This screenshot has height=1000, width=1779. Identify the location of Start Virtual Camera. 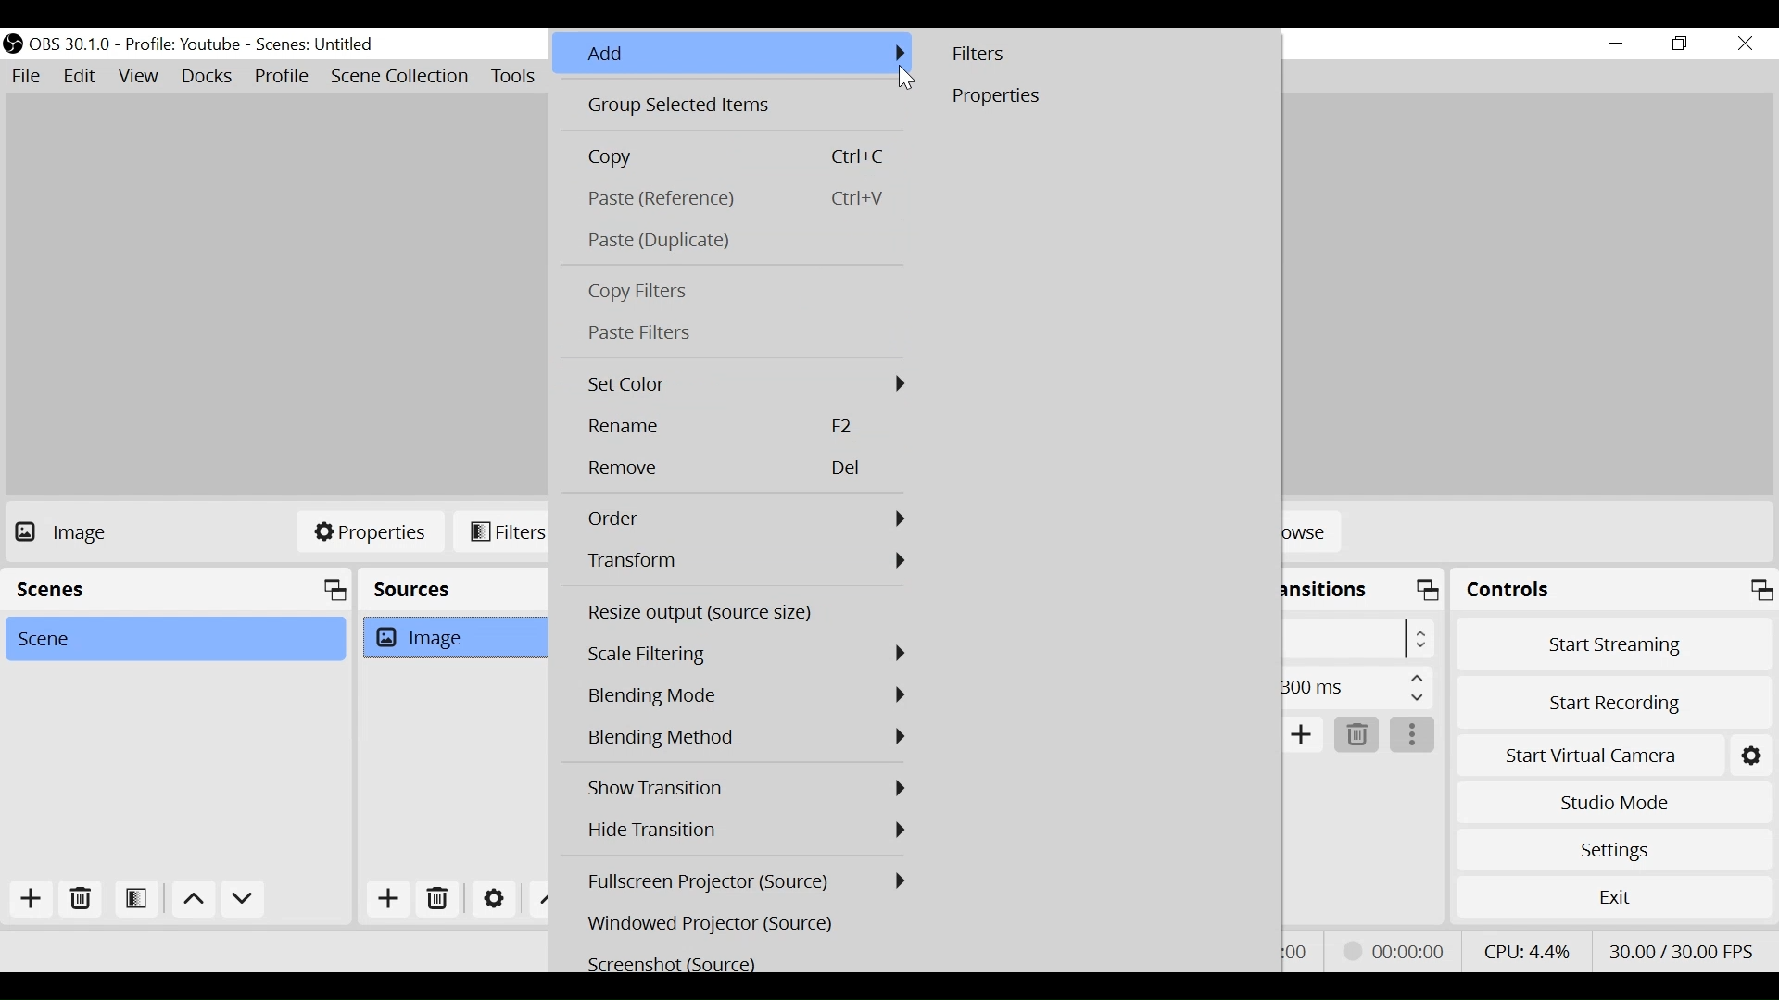
(1588, 756).